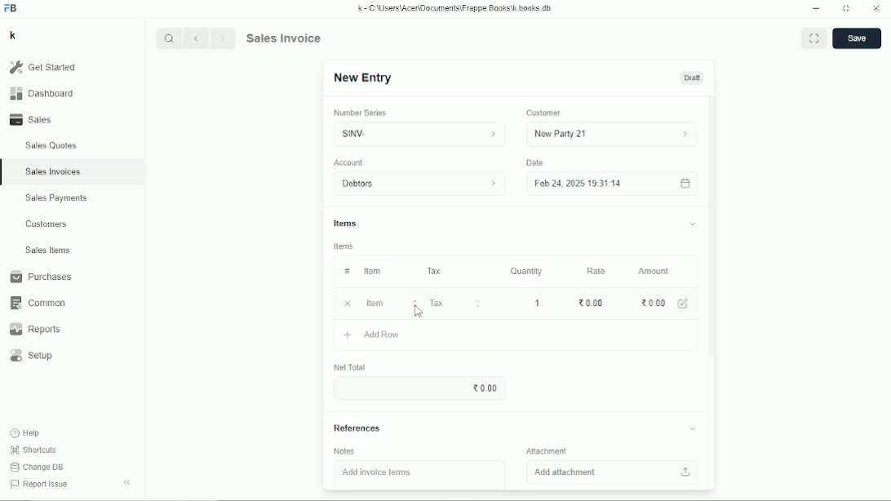 Image resolution: width=891 pixels, height=501 pixels. Describe the element at coordinates (547, 450) in the screenshot. I see `Attachment` at that location.